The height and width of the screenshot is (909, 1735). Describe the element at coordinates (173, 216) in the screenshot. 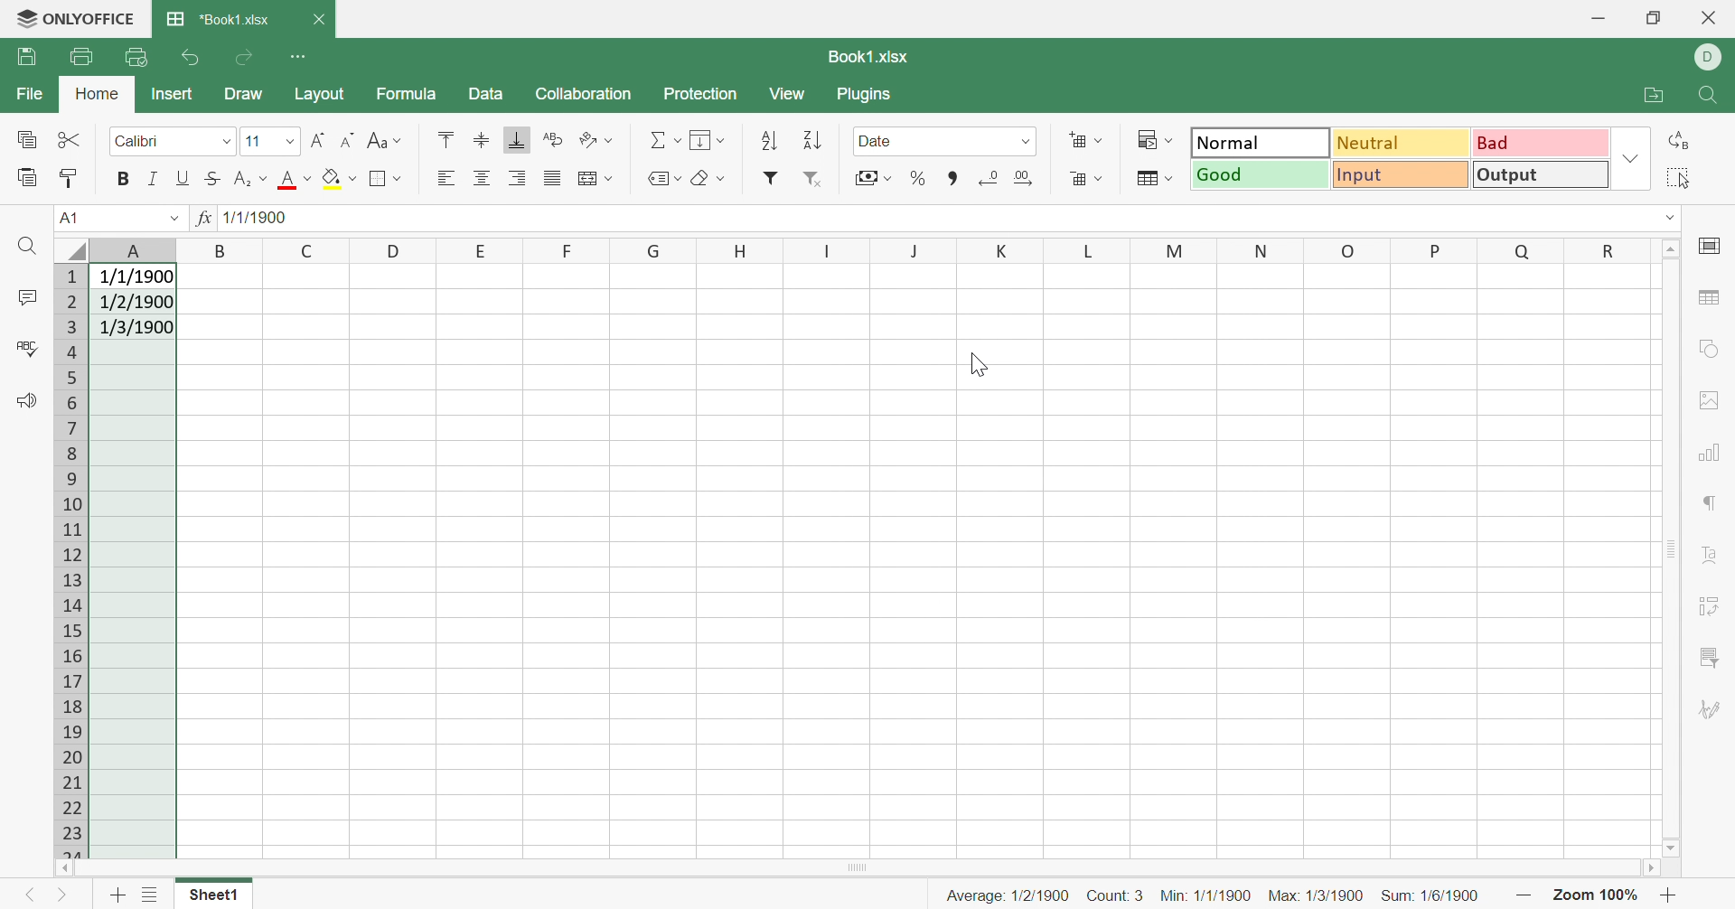

I see `Drop down` at that location.